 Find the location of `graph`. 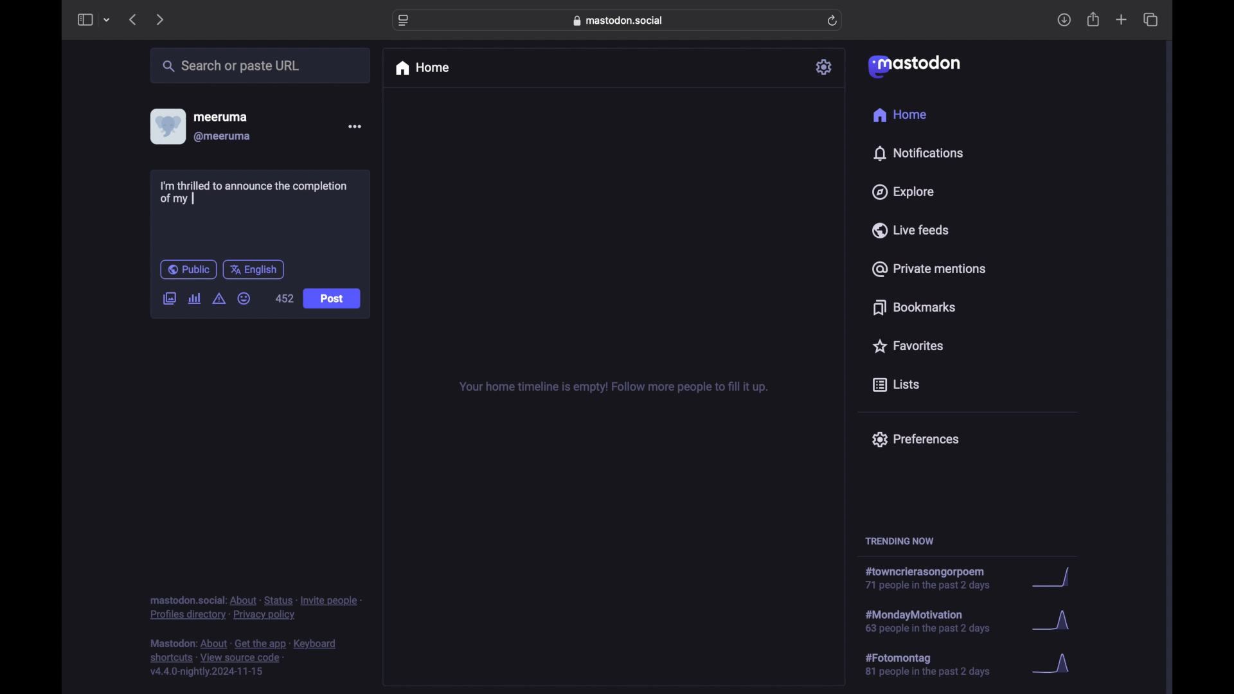

graph is located at coordinates (1055, 622).